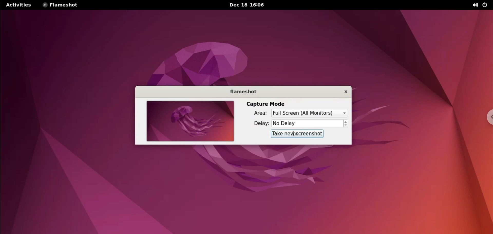 The width and height of the screenshot is (493, 234). I want to click on on/off controls, so click(486, 5).